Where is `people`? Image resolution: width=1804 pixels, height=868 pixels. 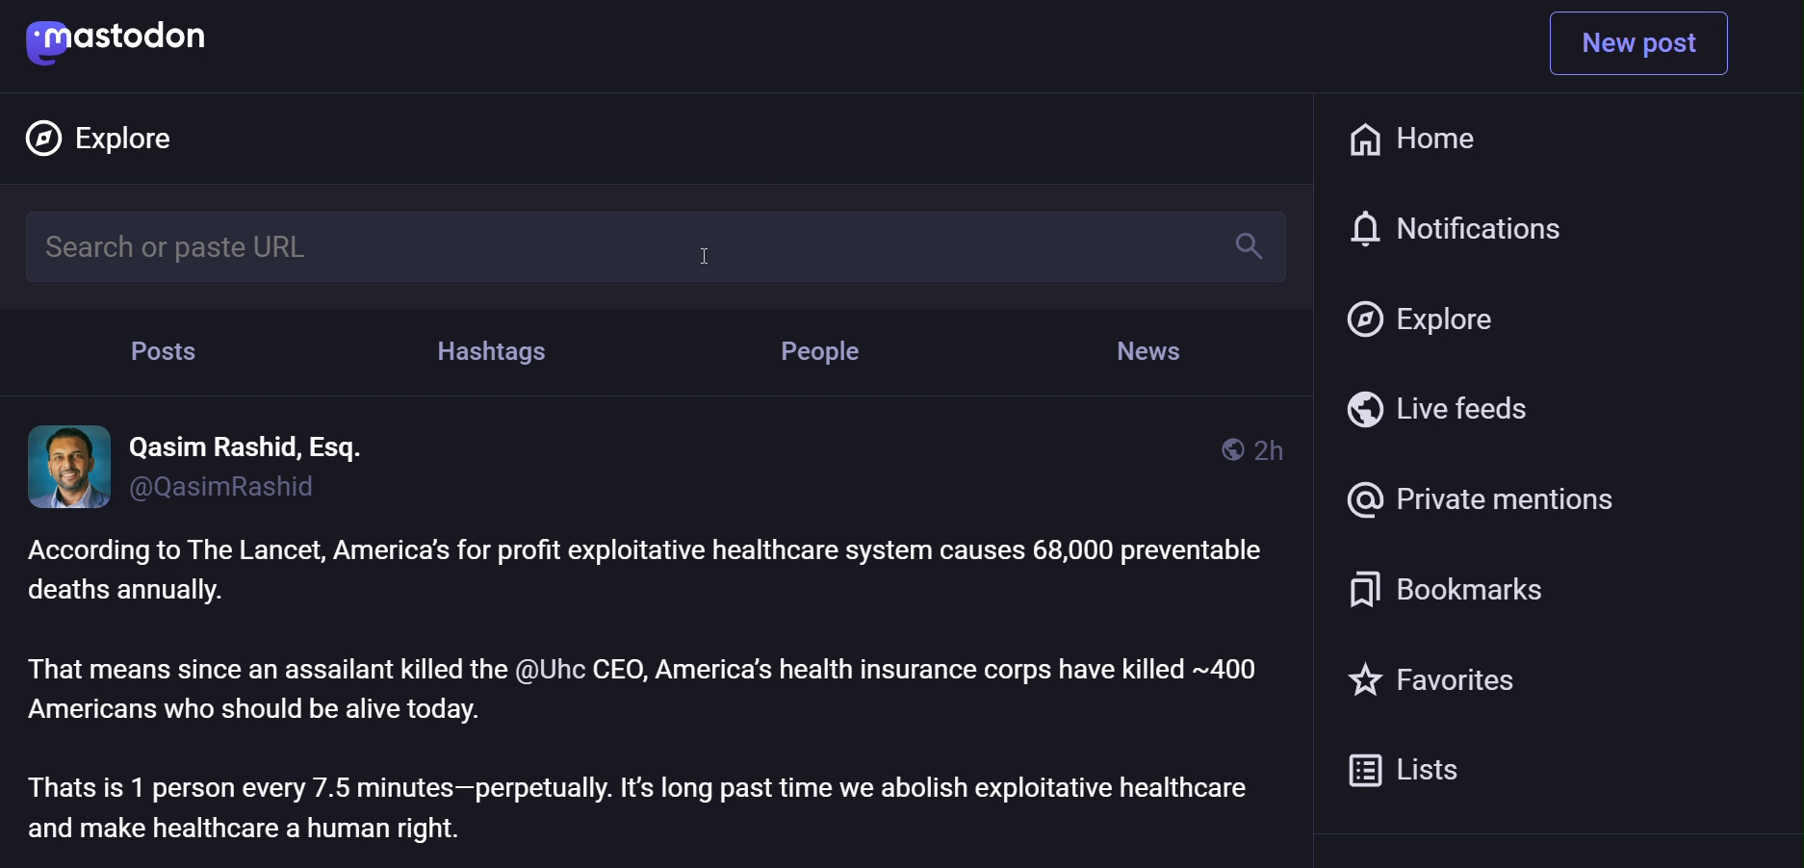
people is located at coordinates (822, 351).